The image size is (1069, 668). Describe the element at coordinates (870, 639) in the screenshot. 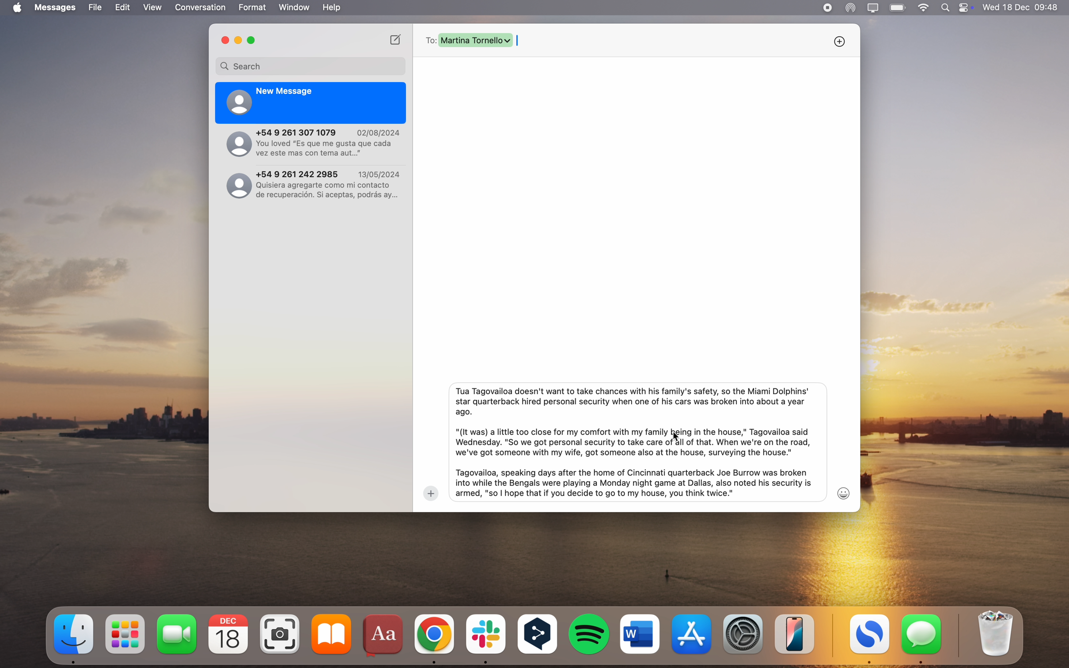

I see `simplenote` at that location.